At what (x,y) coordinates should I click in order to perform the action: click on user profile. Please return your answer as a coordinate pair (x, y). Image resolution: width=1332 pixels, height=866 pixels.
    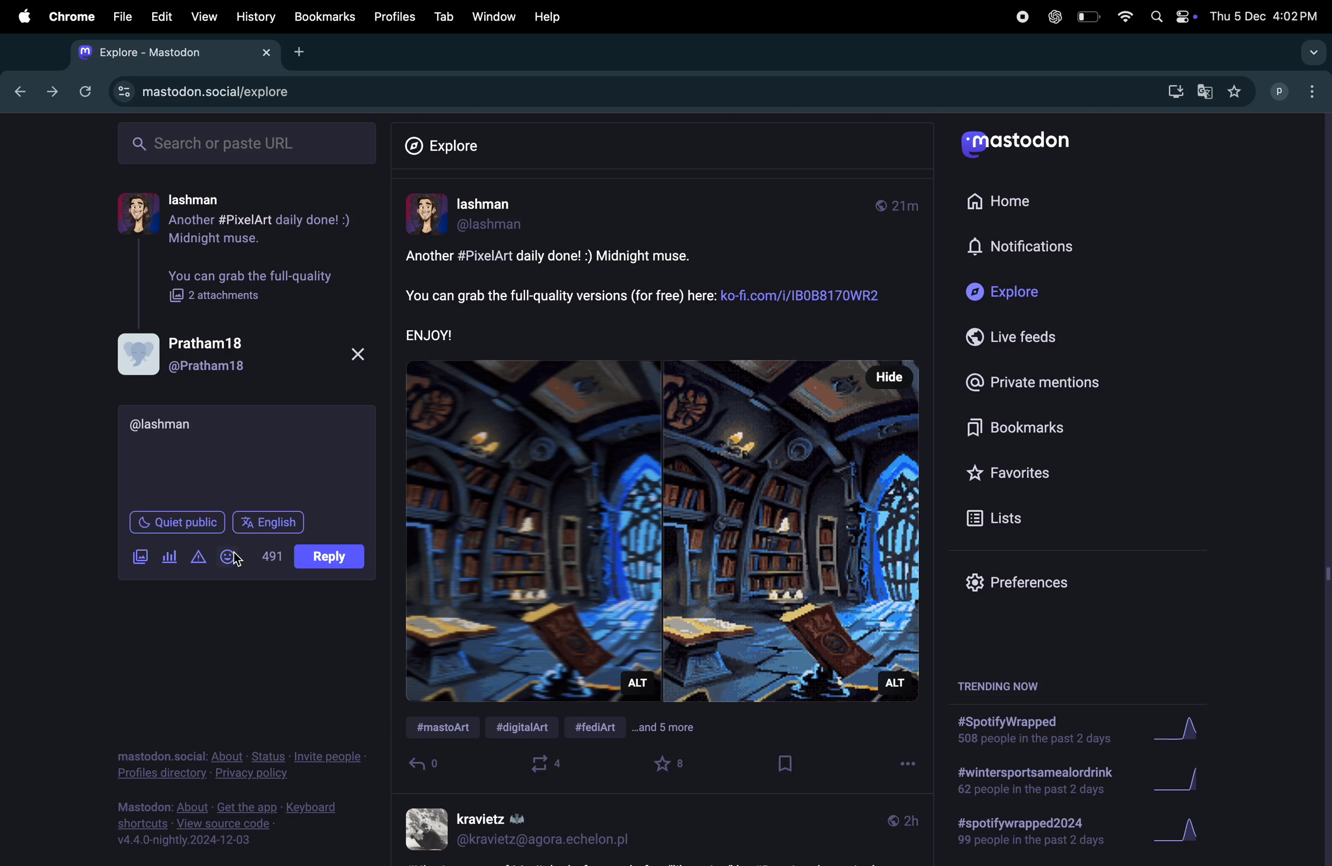
    Looking at the image, I should click on (520, 830).